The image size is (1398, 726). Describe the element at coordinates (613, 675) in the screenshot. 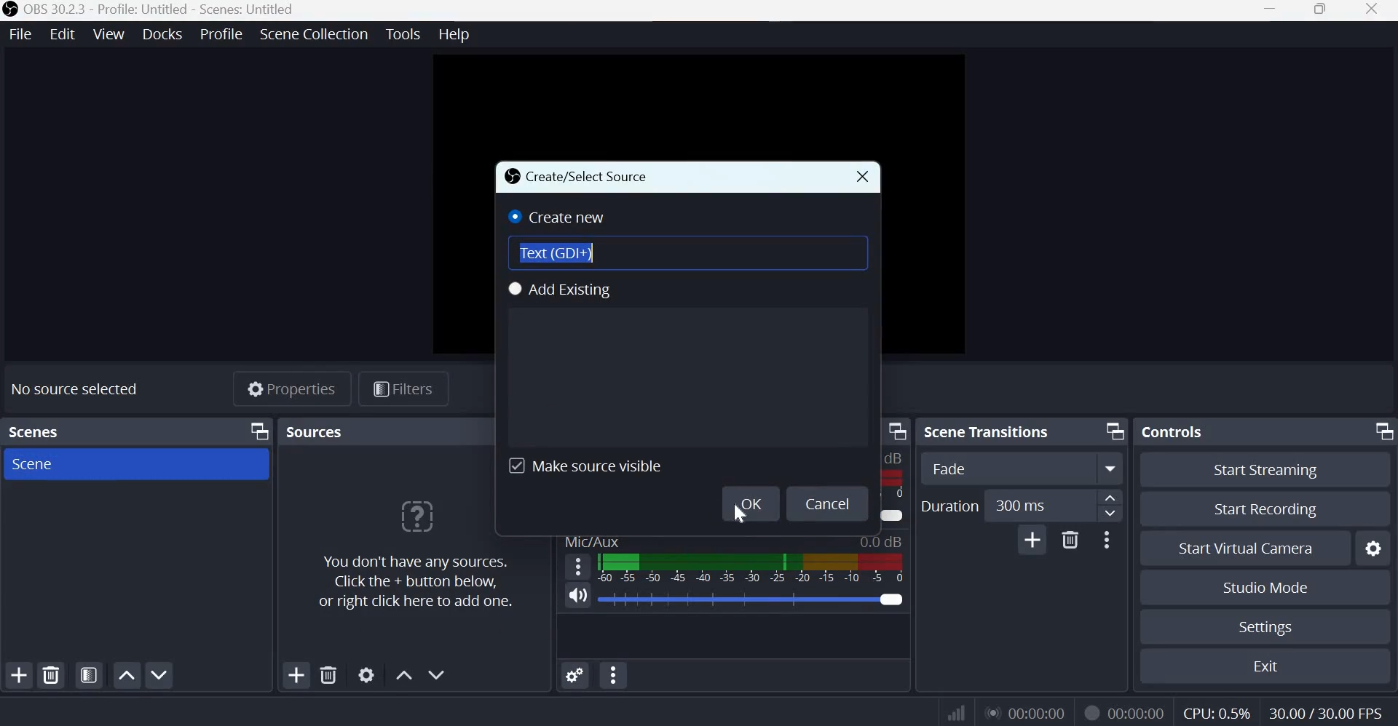

I see `Audio mixer menu` at that location.